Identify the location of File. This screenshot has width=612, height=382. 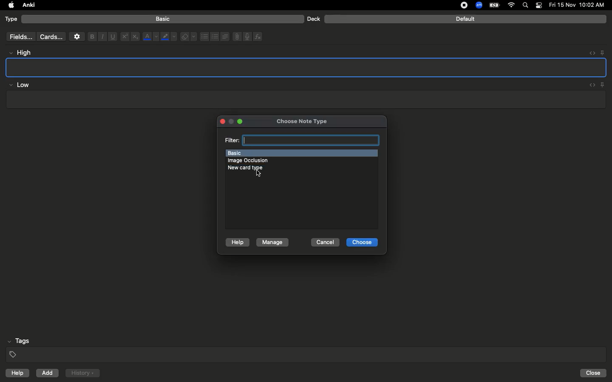
(235, 37).